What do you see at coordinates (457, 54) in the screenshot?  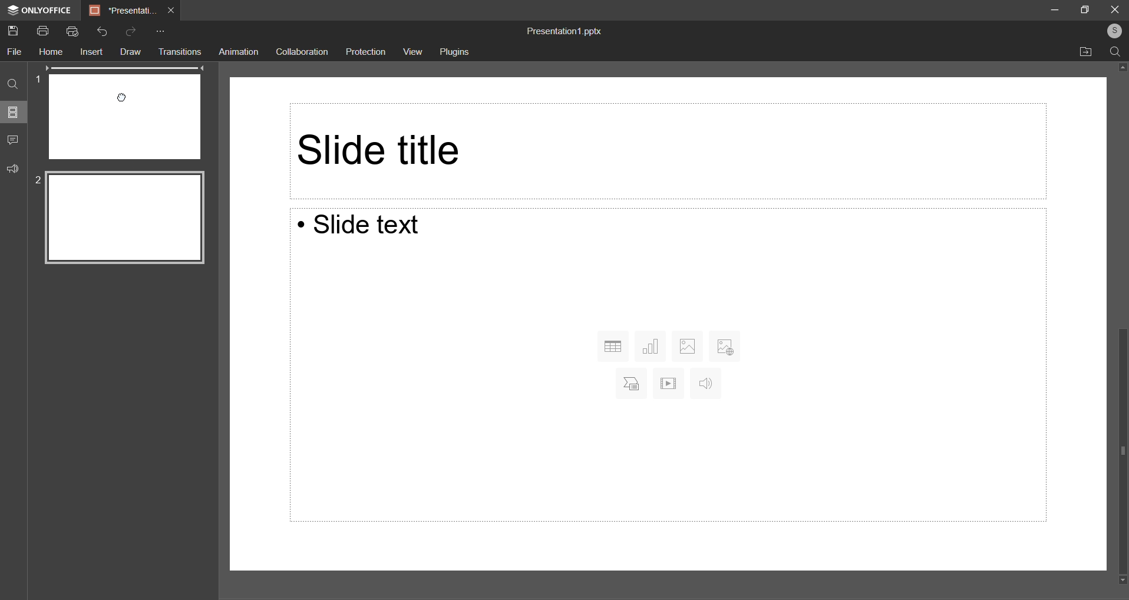 I see `Plugins` at bounding box center [457, 54].